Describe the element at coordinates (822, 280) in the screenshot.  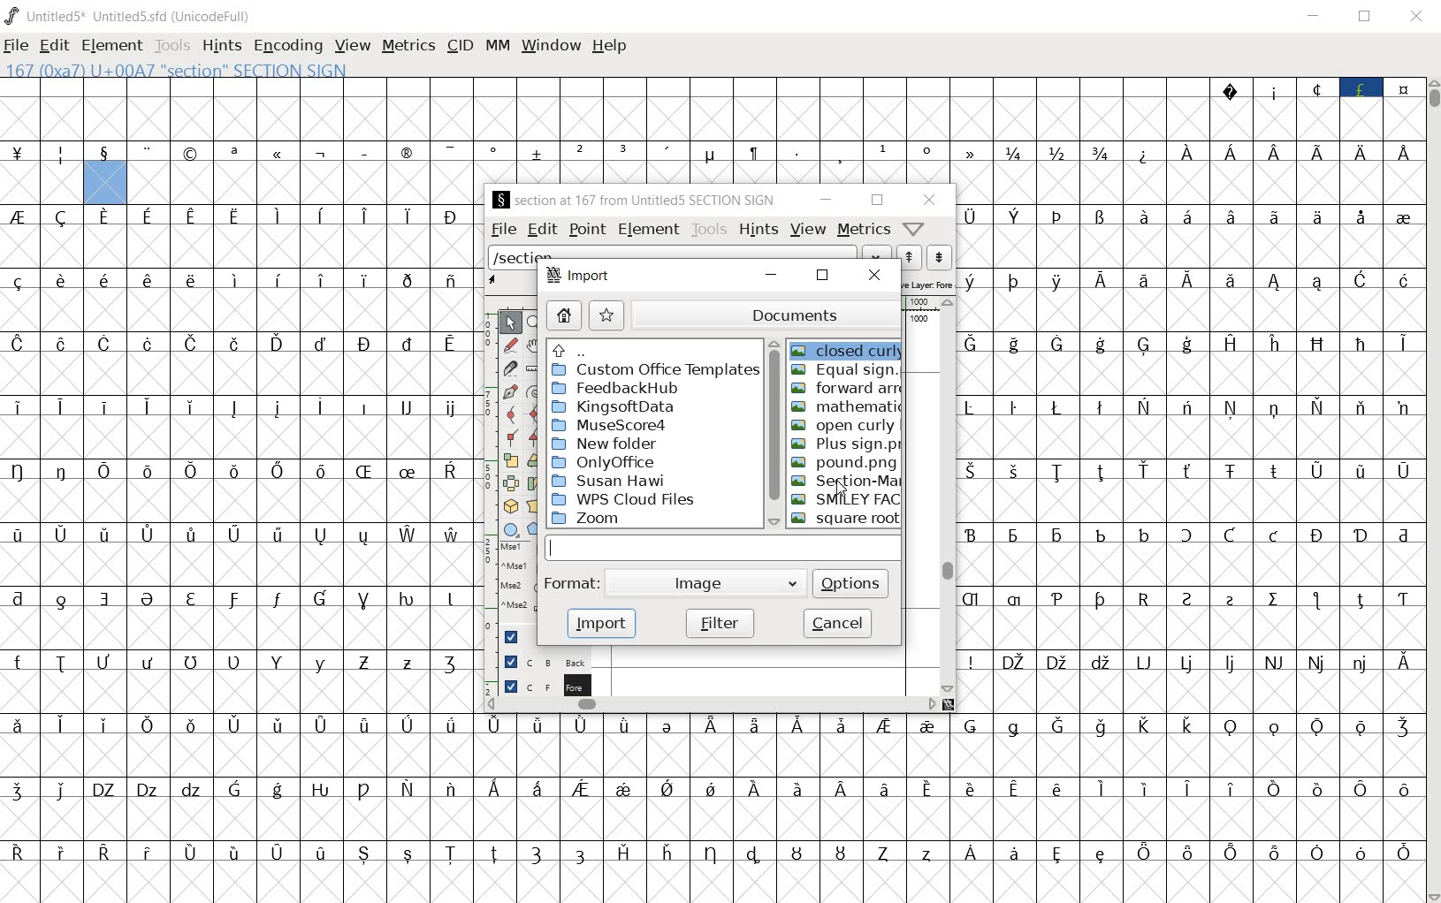
I see `restore` at that location.